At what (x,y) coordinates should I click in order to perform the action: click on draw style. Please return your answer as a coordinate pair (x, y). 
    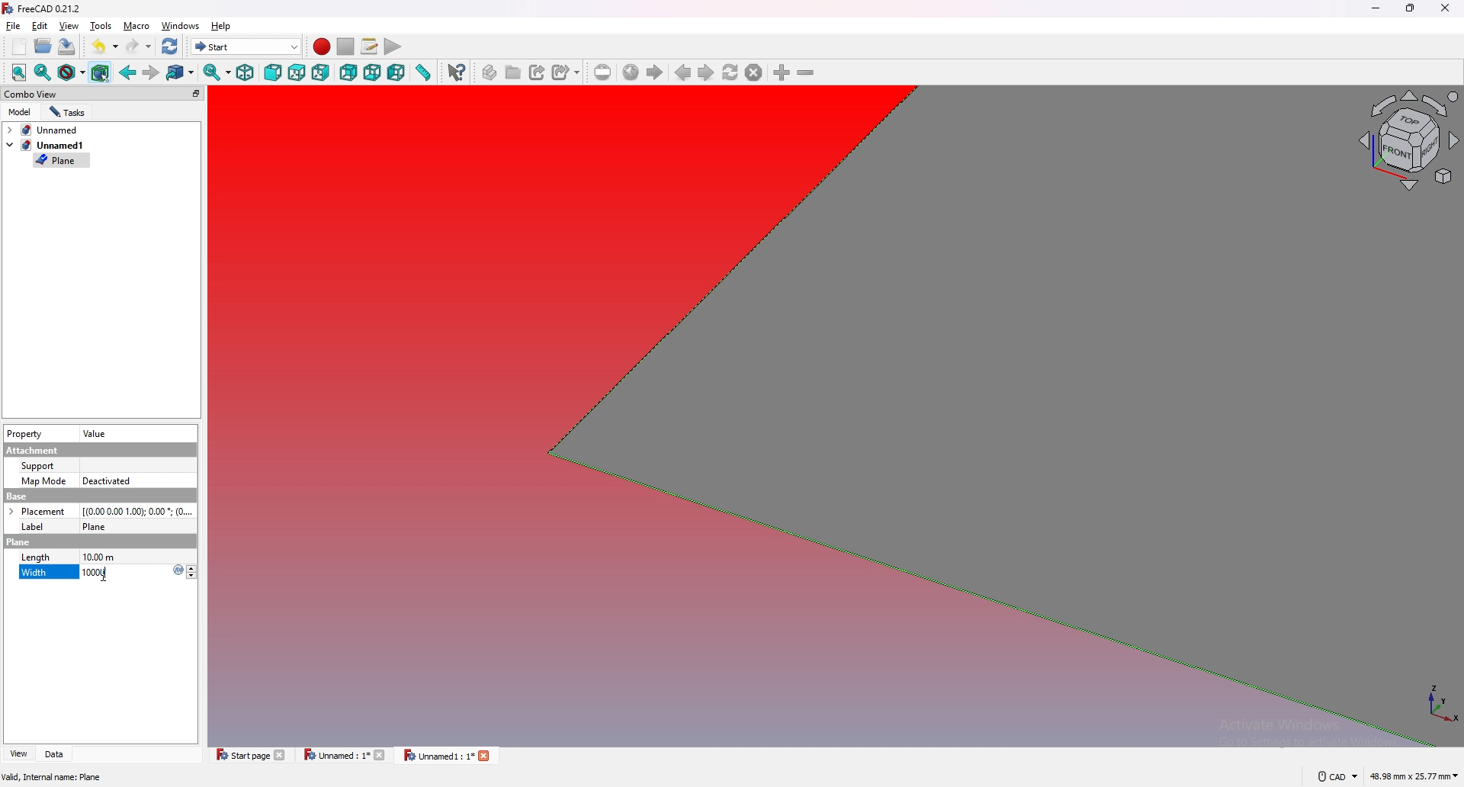
    Looking at the image, I should click on (72, 72).